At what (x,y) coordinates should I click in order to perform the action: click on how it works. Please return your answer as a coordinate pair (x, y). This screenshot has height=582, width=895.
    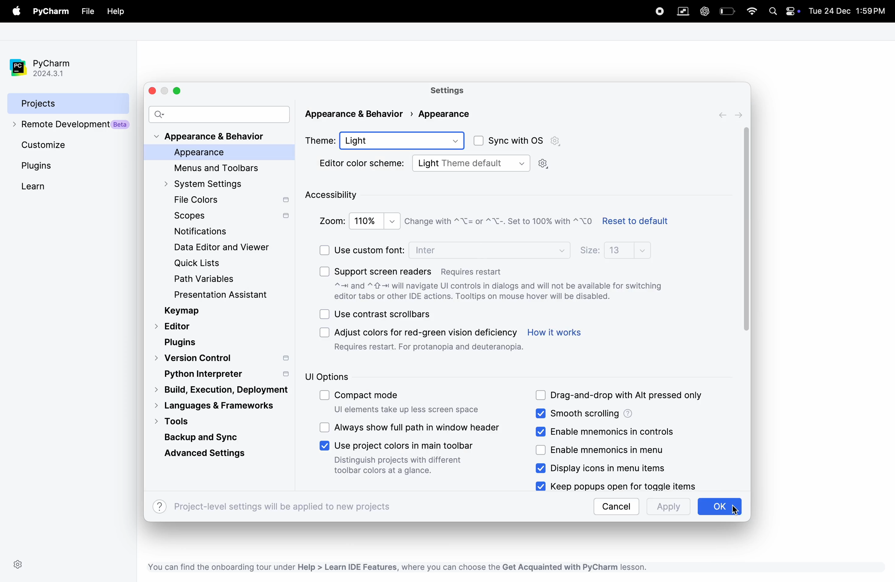
    Looking at the image, I should click on (558, 334).